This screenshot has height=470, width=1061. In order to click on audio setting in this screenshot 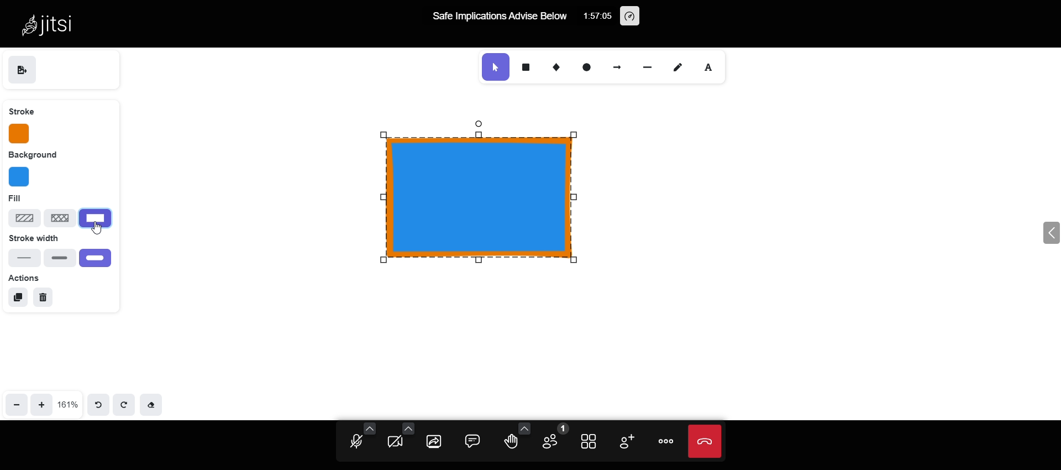, I will do `click(370, 427)`.